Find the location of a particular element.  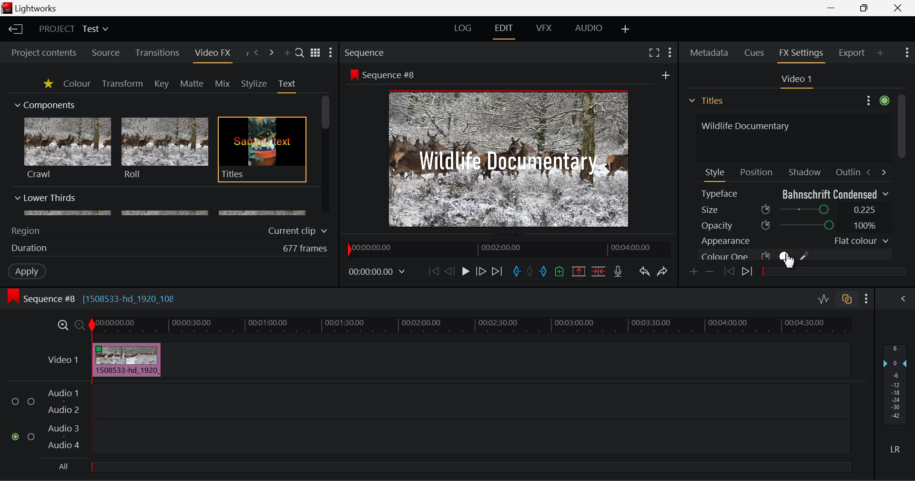

Metadata is located at coordinates (710, 54).